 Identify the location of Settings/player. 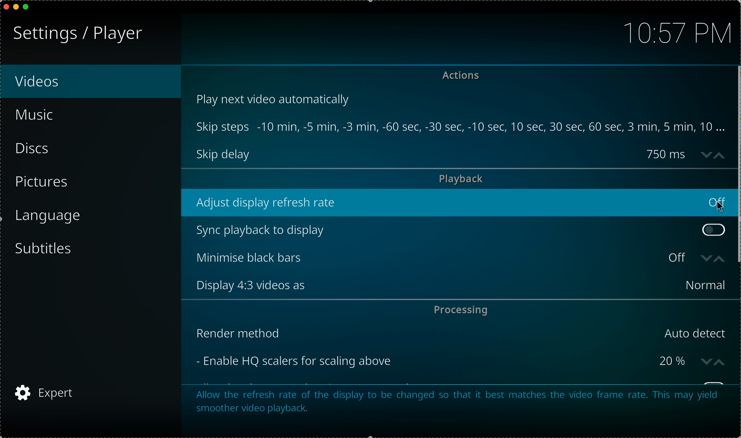
(76, 34).